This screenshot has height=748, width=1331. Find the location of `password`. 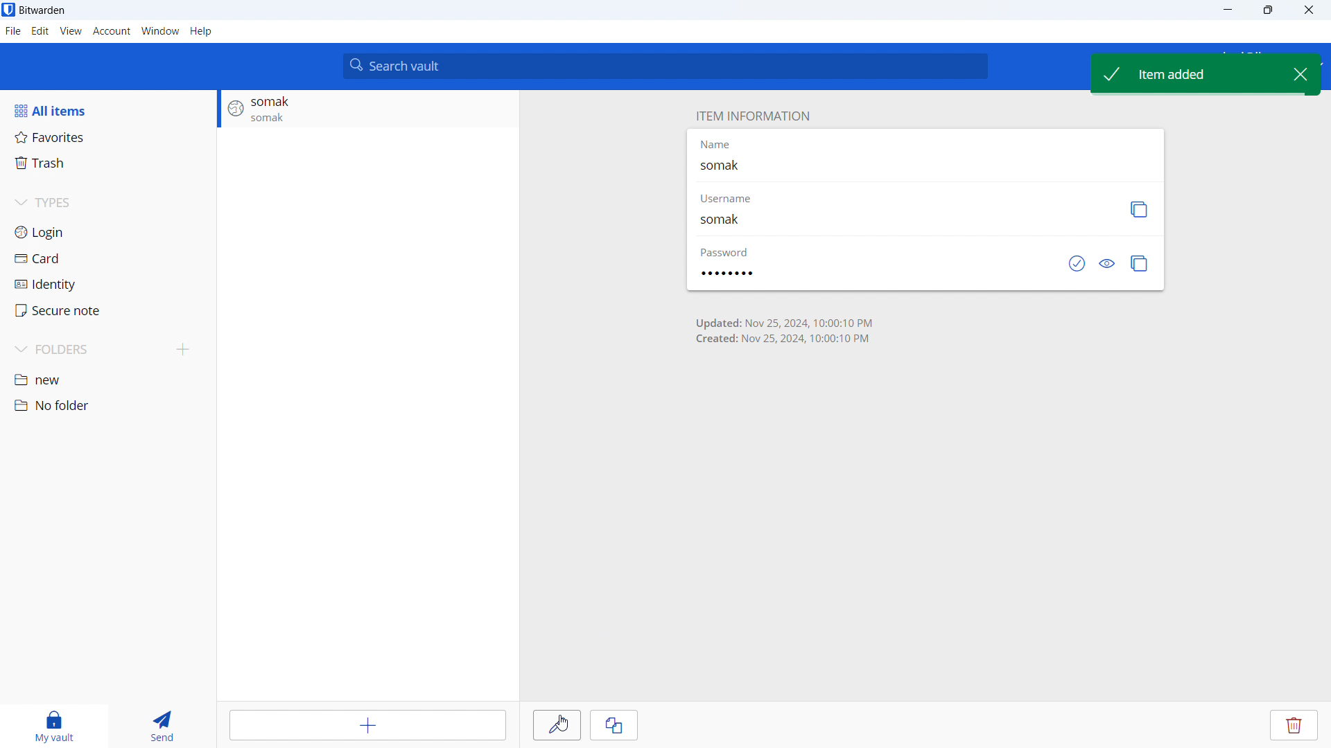

password is located at coordinates (872, 279).